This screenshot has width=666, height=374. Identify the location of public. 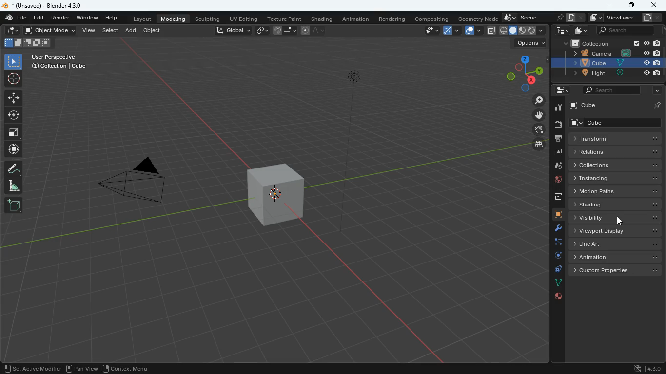
(554, 181).